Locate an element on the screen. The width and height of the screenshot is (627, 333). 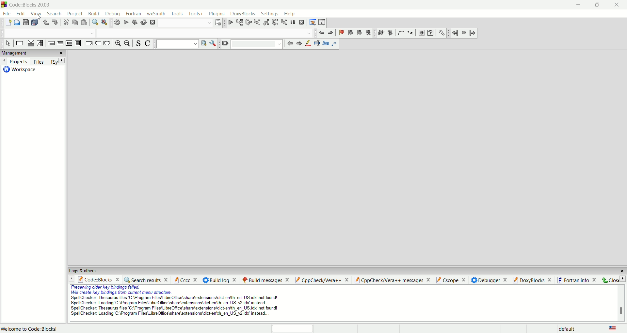
language is located at coordinates (613, 329).